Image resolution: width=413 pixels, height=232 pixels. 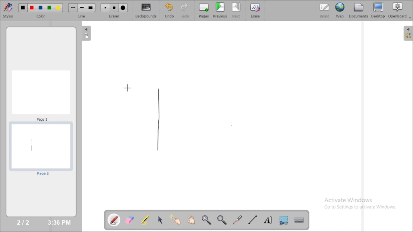 I want to click on Medium eraser, so click(x=114, y=8).